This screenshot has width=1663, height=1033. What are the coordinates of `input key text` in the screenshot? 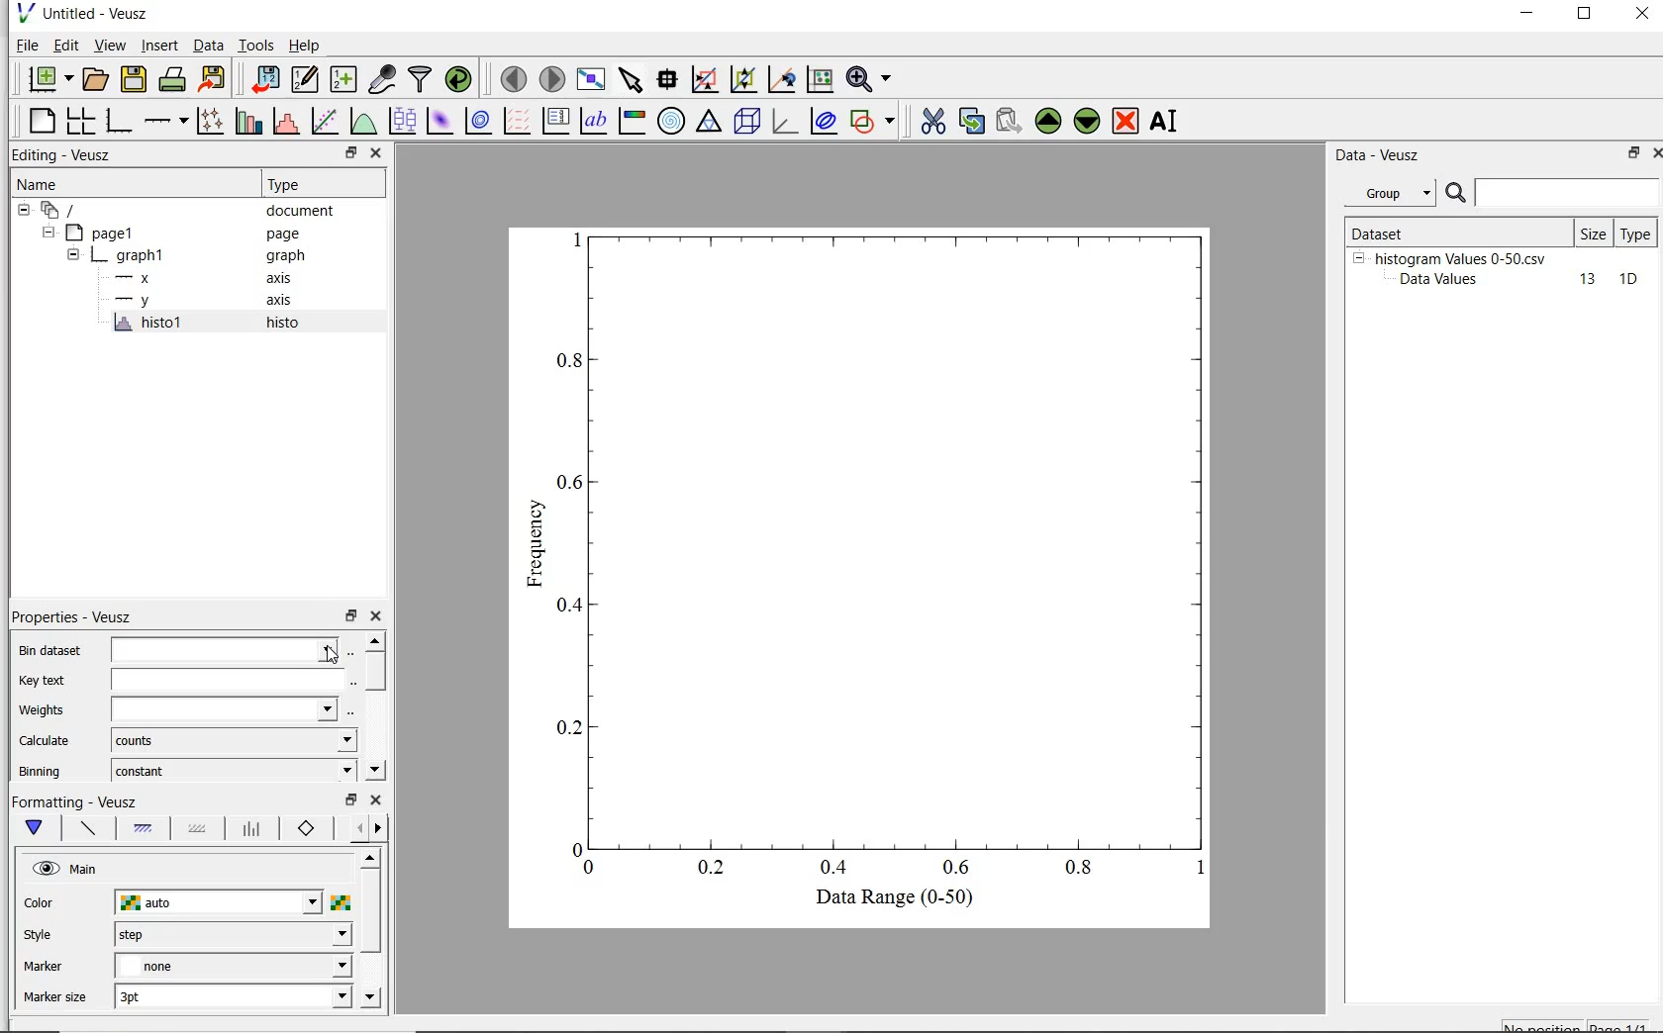 It's located at (226, 681).